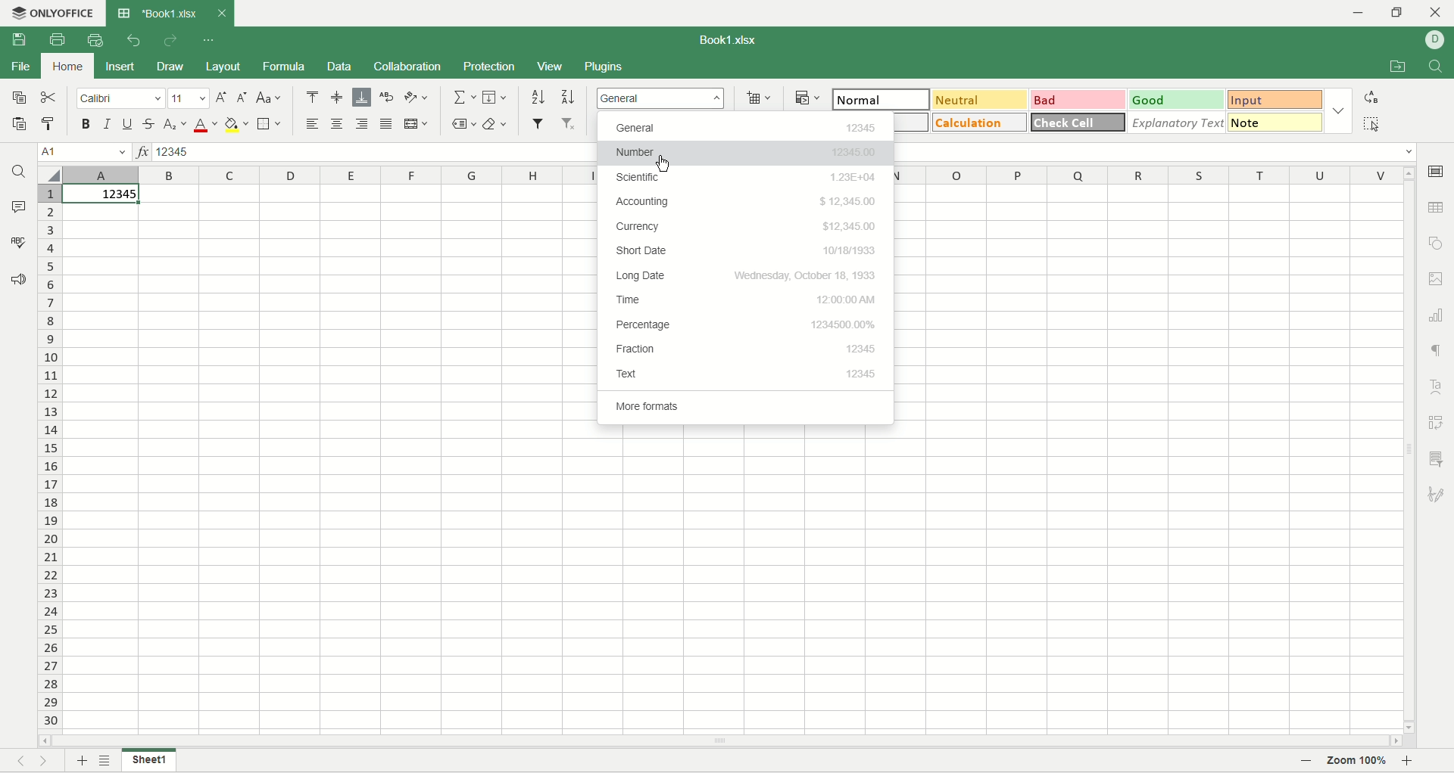 Image resolution: width=1454 pixels, height=773 pixels. I want to click on filter, so click(538, 125).